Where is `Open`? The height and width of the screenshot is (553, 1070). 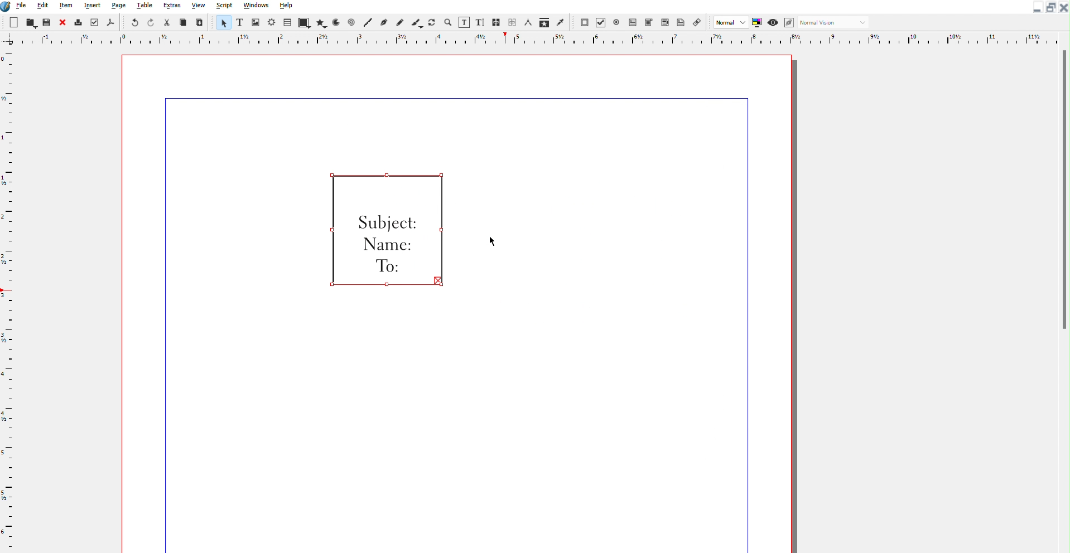 Open is located at coordinates (30, 23).